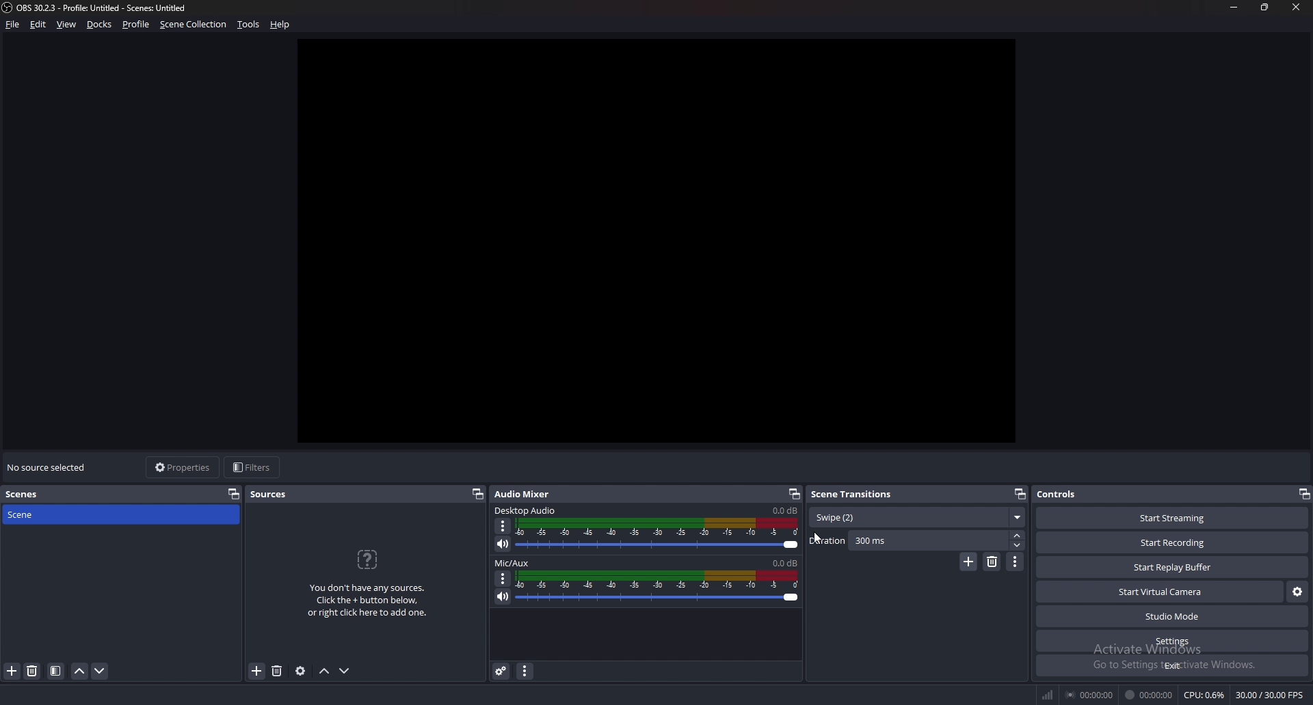  Describe the element at coordinates (100, 672) in the screenshot. I see `move scene down` at that location.